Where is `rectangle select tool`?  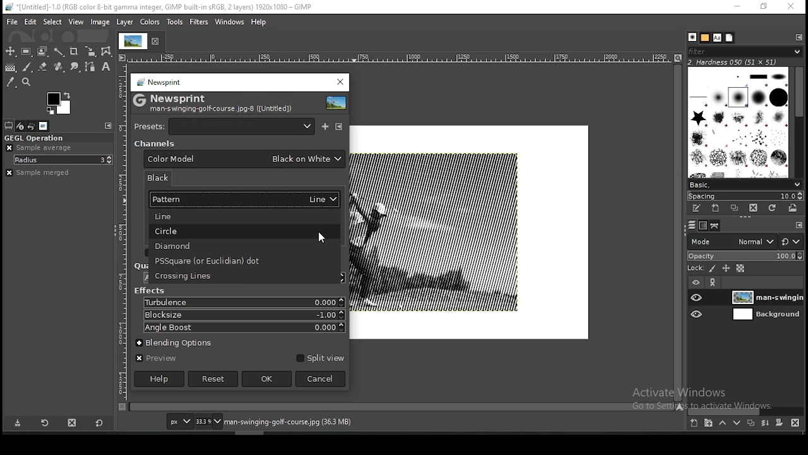 rectangle select tool is located at coordinates (27, 52).